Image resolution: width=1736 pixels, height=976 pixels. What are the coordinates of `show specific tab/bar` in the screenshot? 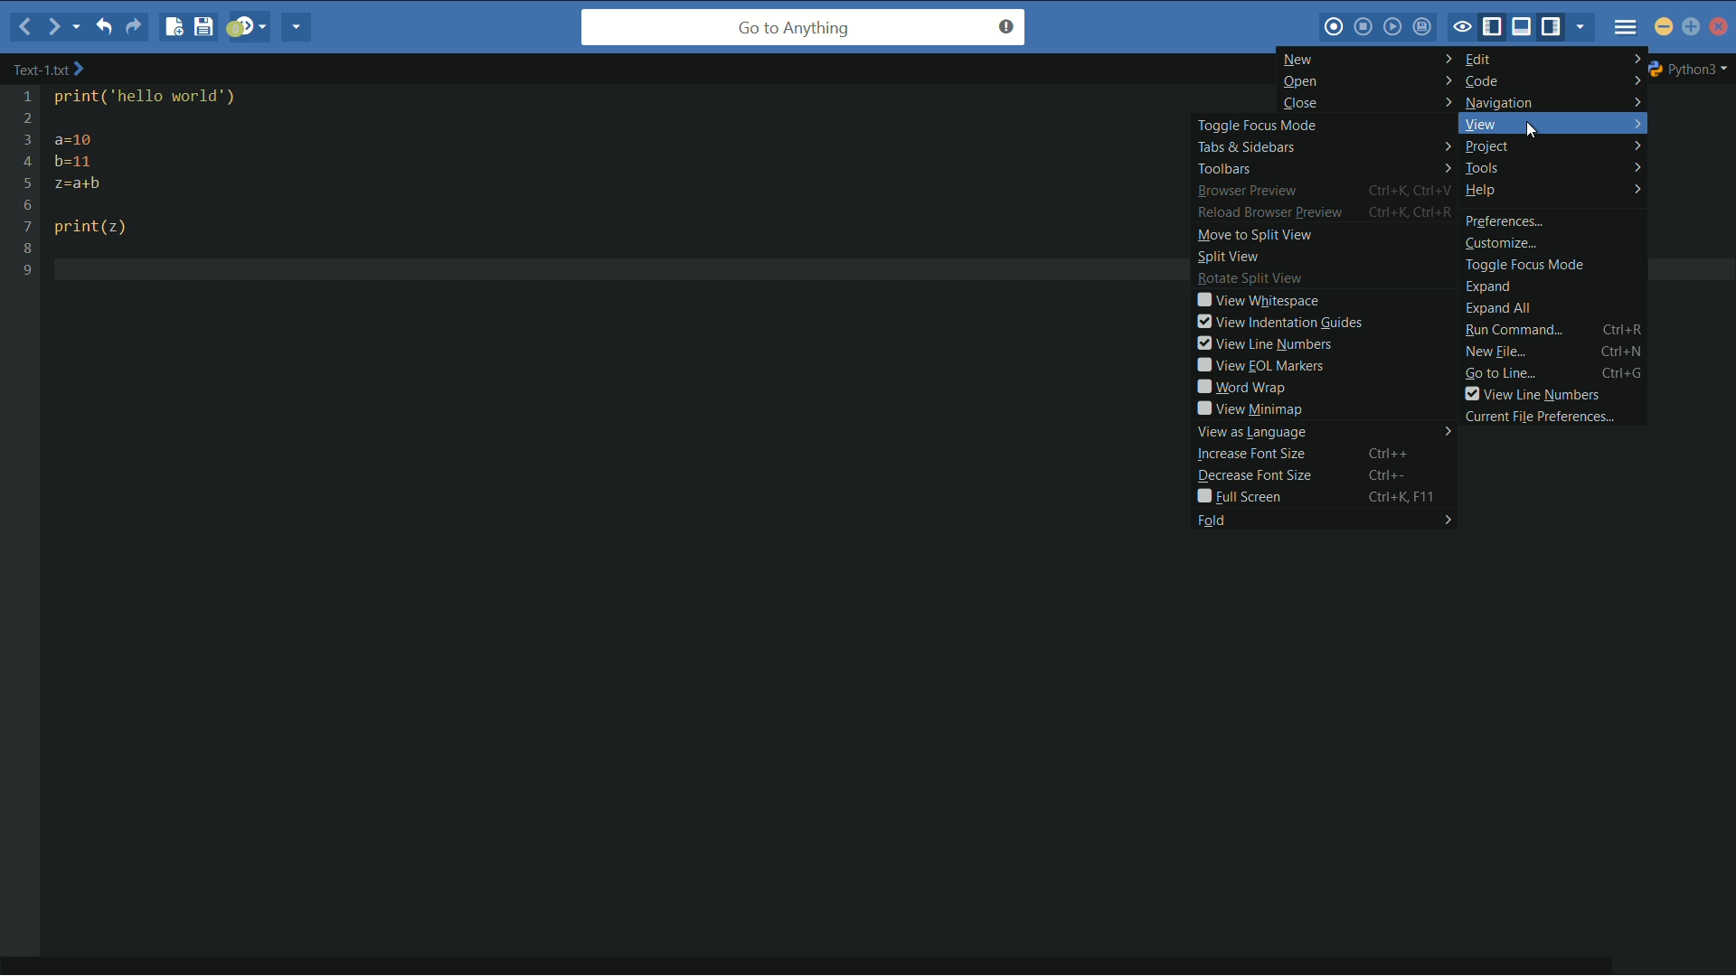 It's located at (1582, 29).